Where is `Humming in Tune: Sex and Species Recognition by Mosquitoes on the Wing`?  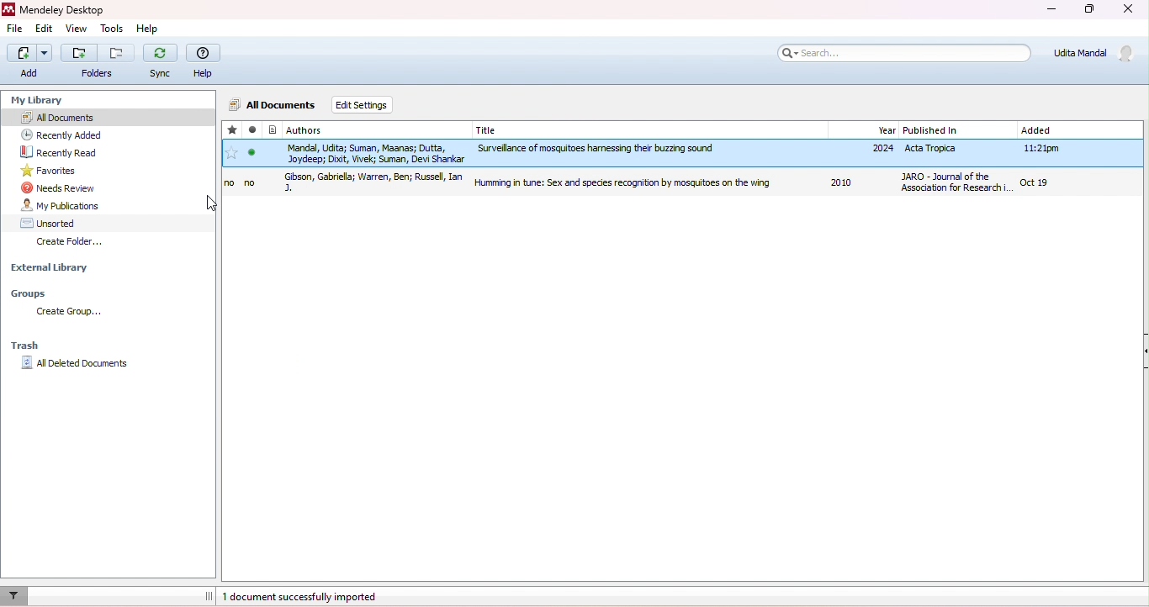
Humming in Tune: Sex and Species Recognition by Mosquitoes on the Wing is located at coordinates (631, 182).